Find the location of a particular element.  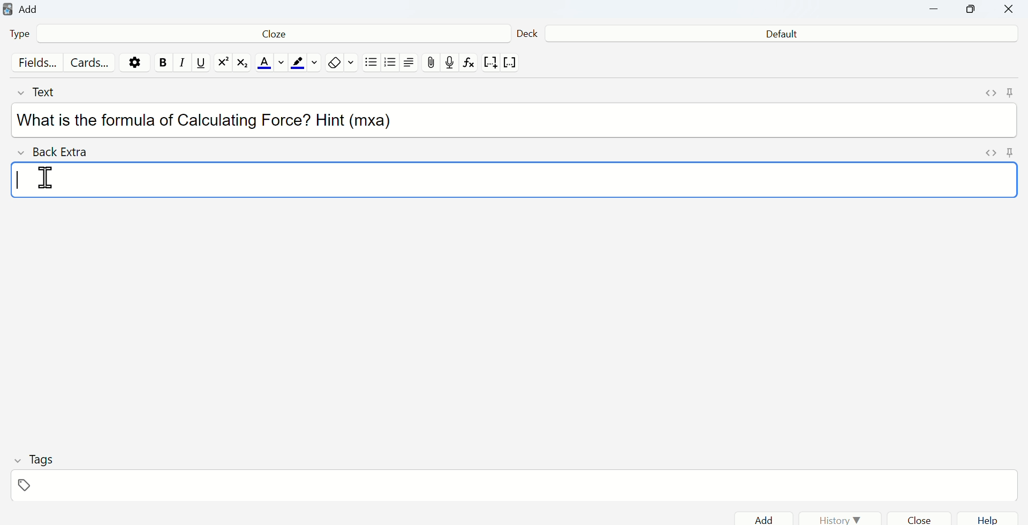

Tags is located at coordinates (32, 459).